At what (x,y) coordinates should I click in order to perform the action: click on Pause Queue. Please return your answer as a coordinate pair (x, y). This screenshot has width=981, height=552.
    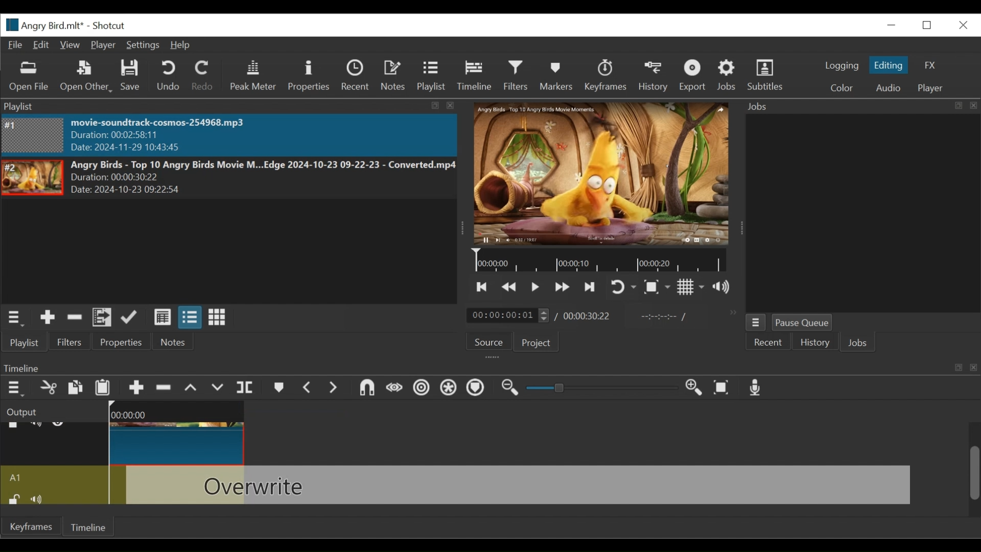
    Looking at the image, I should click on (805, 323).